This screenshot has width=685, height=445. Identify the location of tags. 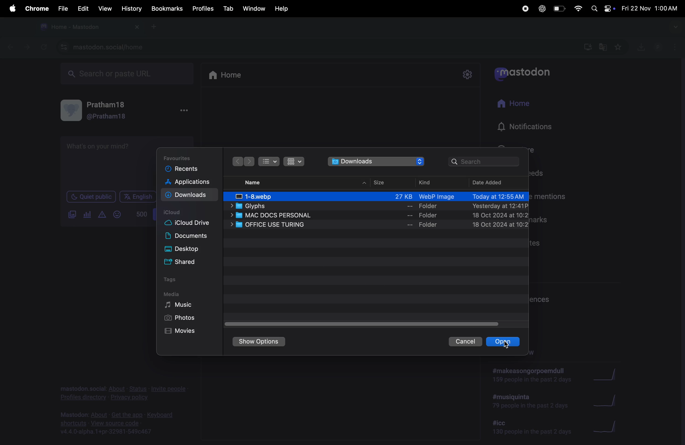
(174, 279).